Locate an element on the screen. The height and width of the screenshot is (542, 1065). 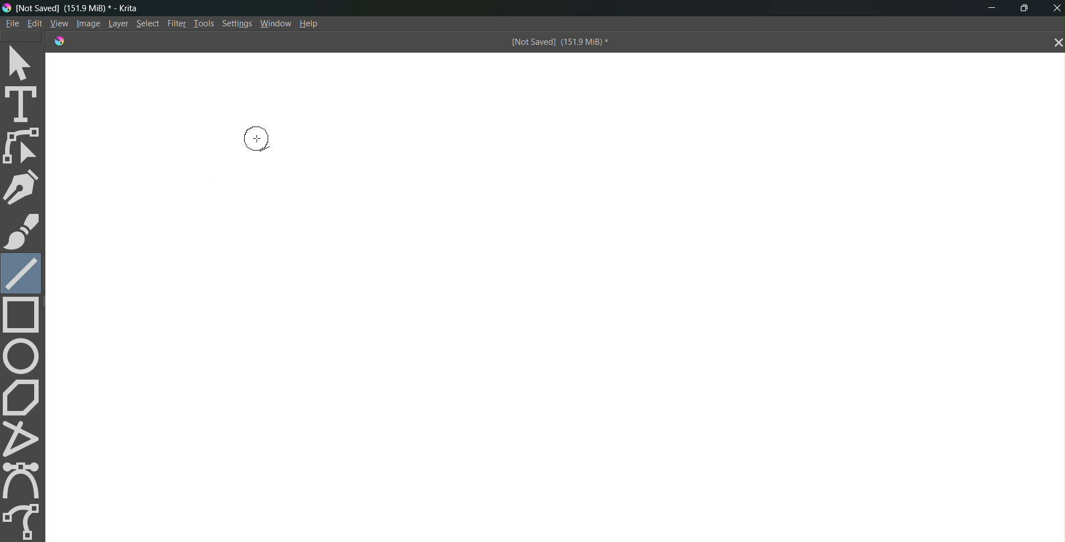
[Not Saved] (151.9 MiB) * is located at coordinates (558, 43).